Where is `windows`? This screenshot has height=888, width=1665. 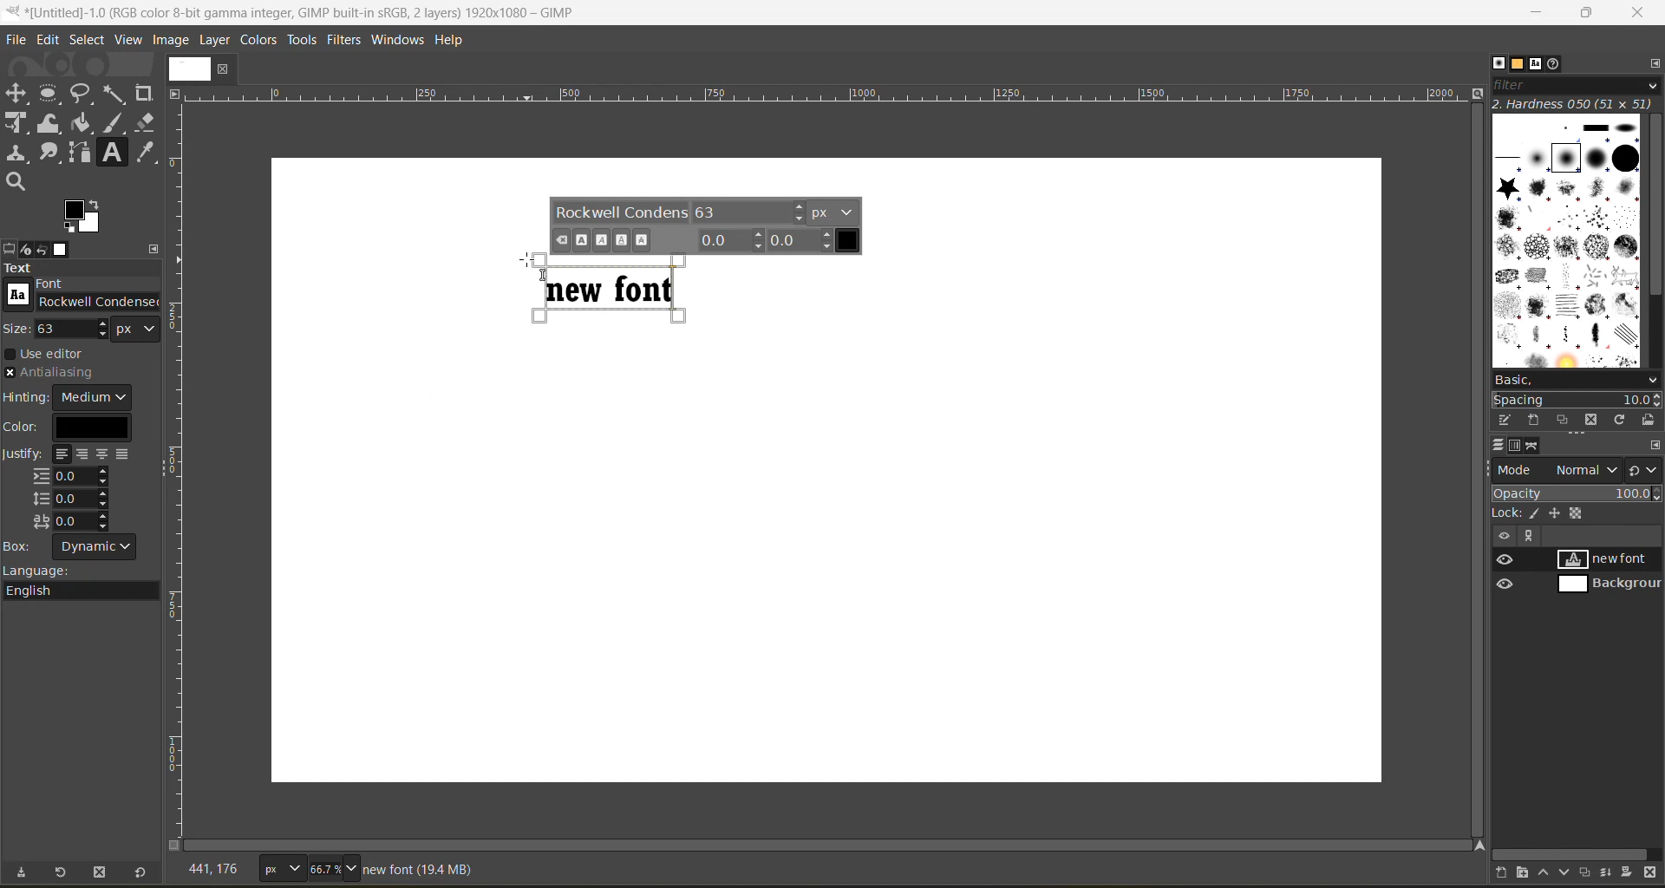 windows is located at coordinates (402, 39).